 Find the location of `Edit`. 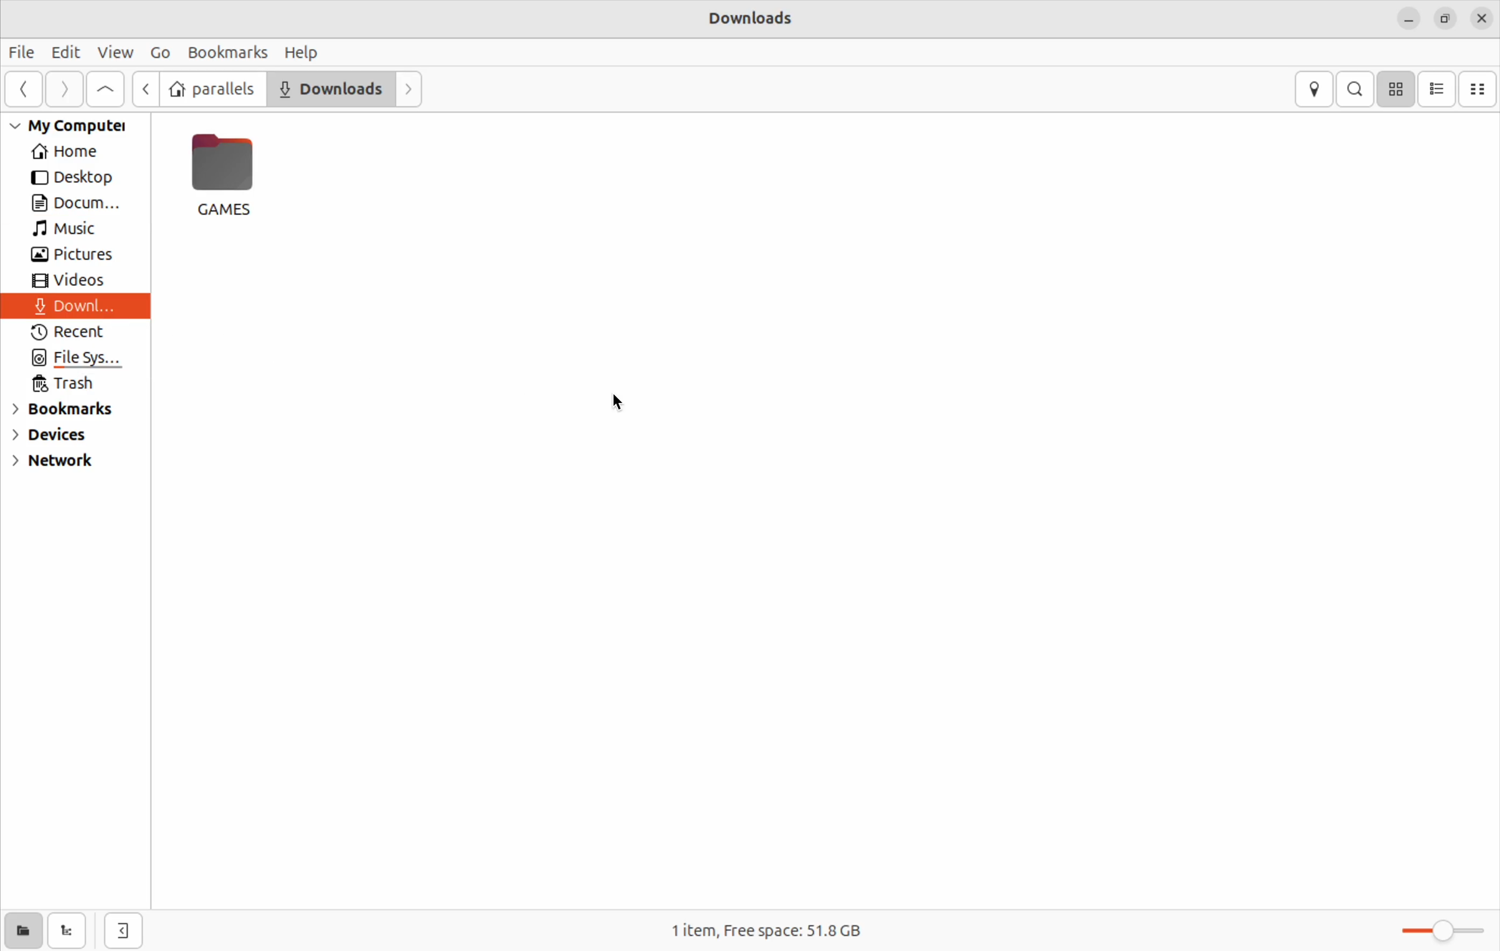

Edit is located at coordinates (64, 50).